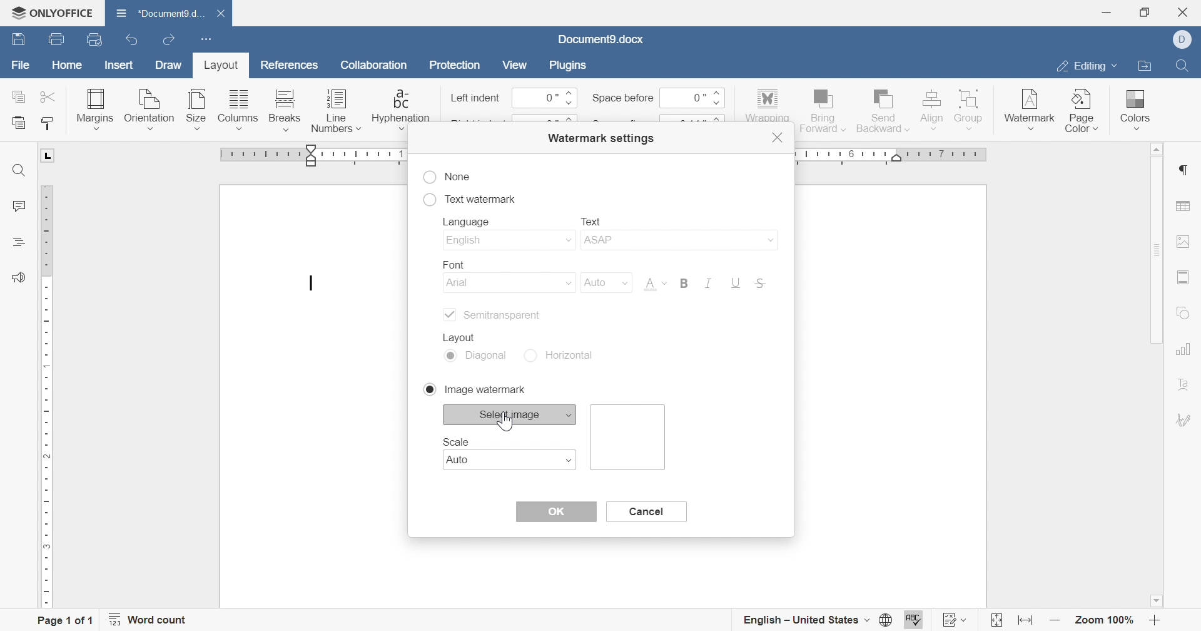  Describe the element at coordinates (18, 278) in the screenshot. I see `feedback and support` at that location.